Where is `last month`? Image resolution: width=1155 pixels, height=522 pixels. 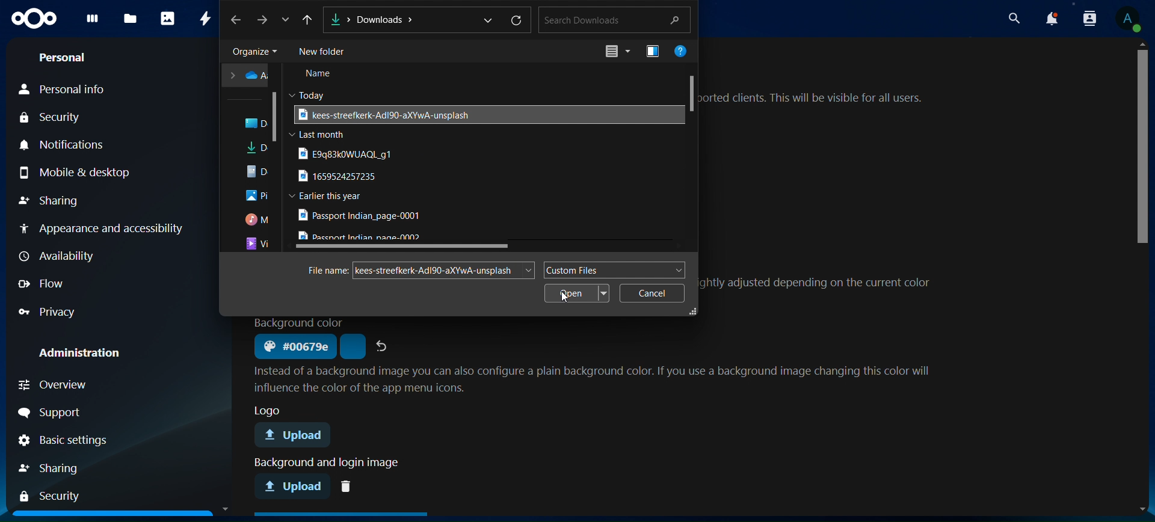 last month is located at coordinates (319, 135).